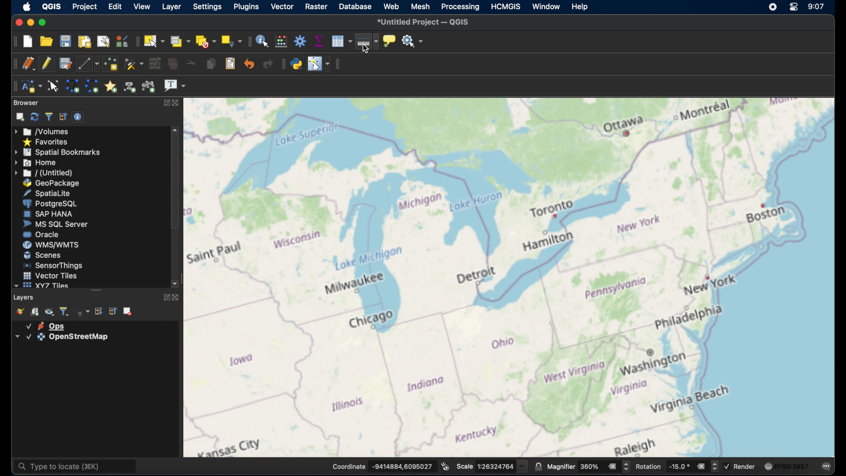 Image resolution: width=846 pixels, height=476 pixels. I want to click on untitles project QGIS, so click(425, 22).